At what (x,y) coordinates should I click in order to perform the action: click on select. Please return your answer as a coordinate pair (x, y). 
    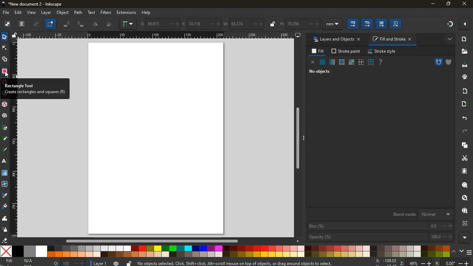
    Looking at the image, I should click on (51, 24).